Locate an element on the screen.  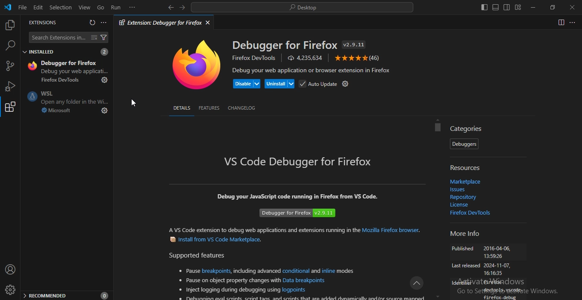
More Info Published 2016-04-06,135926 Last released 2024-11-07,16:1635 identifier firefox-devtools.vscode-firefox.debug is located at coordinates (500, 264).